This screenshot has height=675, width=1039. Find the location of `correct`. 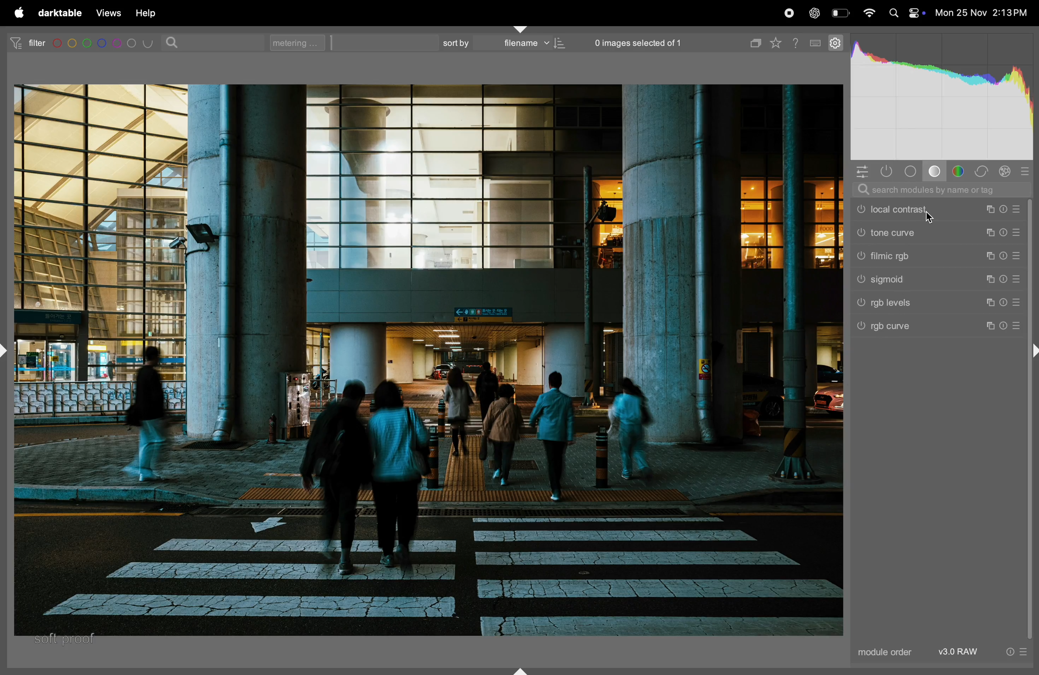

correct is located at coordinates (982, 172).